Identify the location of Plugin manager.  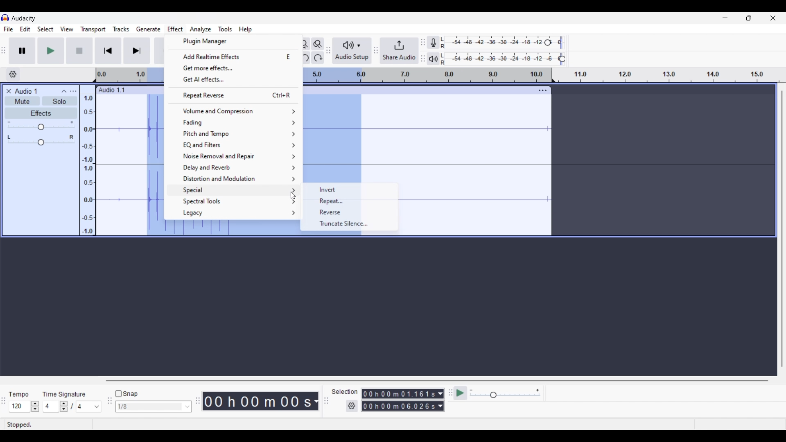
(233, 41).